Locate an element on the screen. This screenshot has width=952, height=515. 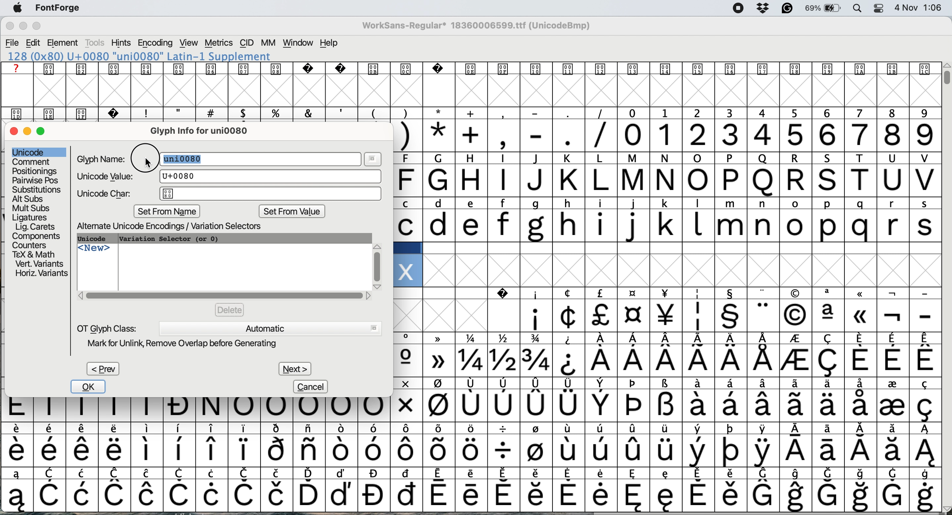
vertical scroll bar is located at coordinates (377, 263).